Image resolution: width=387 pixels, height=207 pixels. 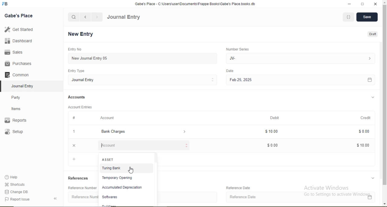 What do you see at coordinates (302, 58) in the screenshot?
I see `JV-` at bounding box center [302, 58].